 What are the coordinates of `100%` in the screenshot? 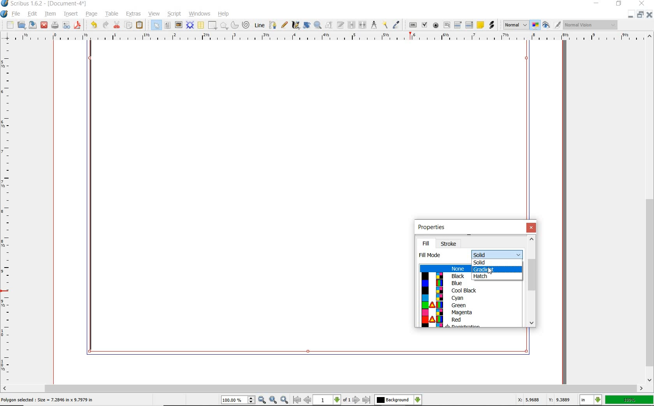 It's located at (629, 400).